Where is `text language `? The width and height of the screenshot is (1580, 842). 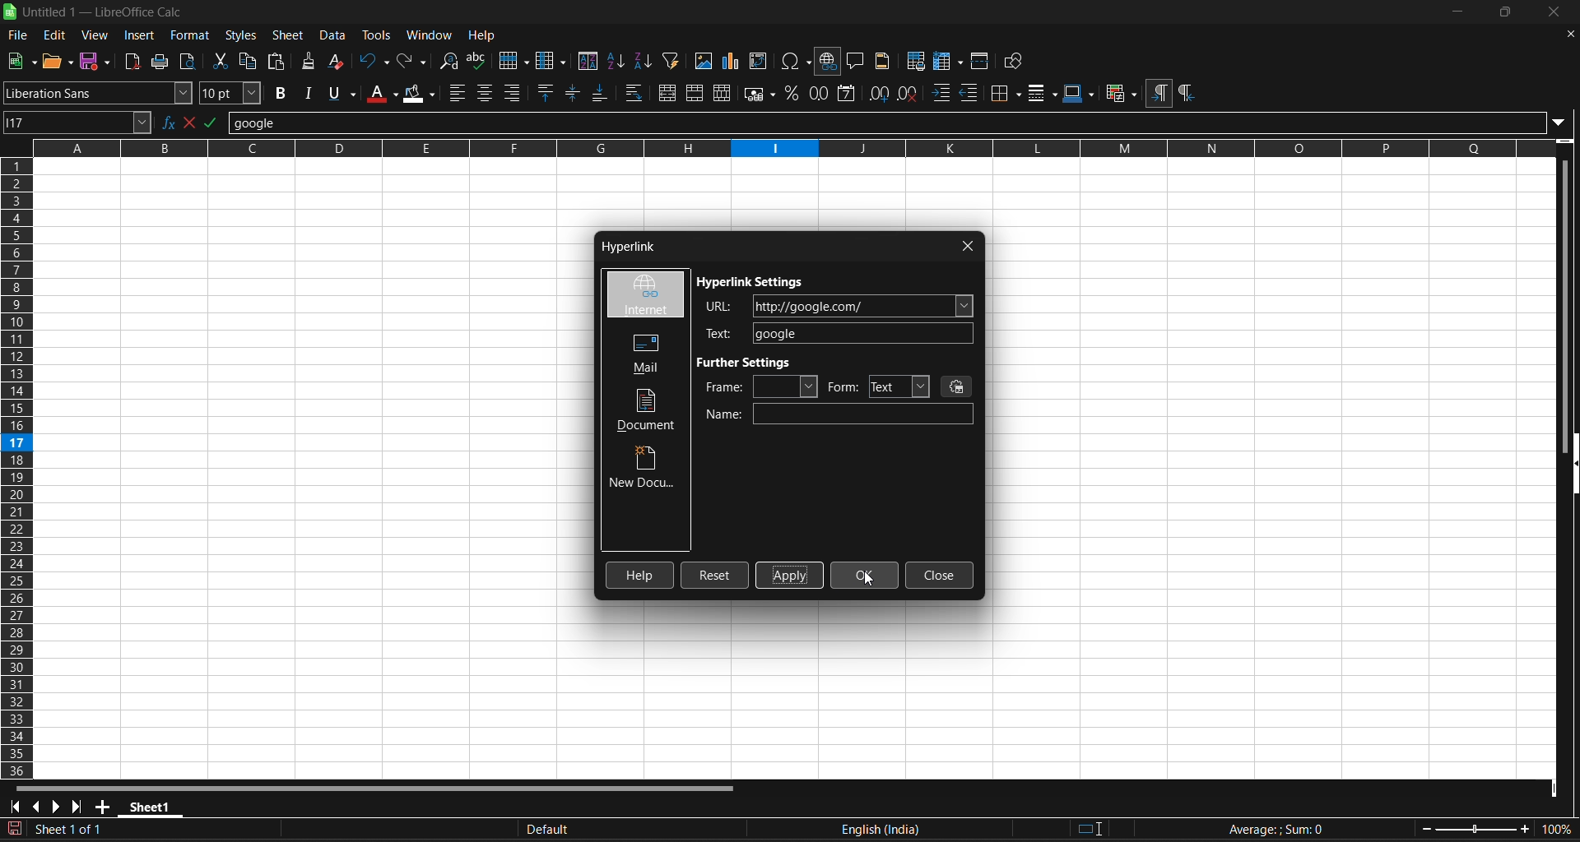
text language  is located at coordinates (945, 830).